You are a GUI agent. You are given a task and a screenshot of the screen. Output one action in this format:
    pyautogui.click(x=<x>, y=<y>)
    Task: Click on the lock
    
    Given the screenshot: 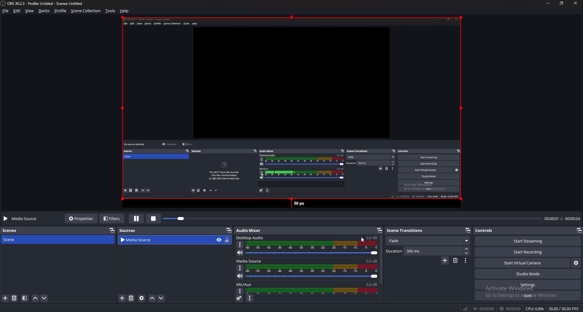 What is the action you would take?
    pyautogui.click(x=227, y=240)
    